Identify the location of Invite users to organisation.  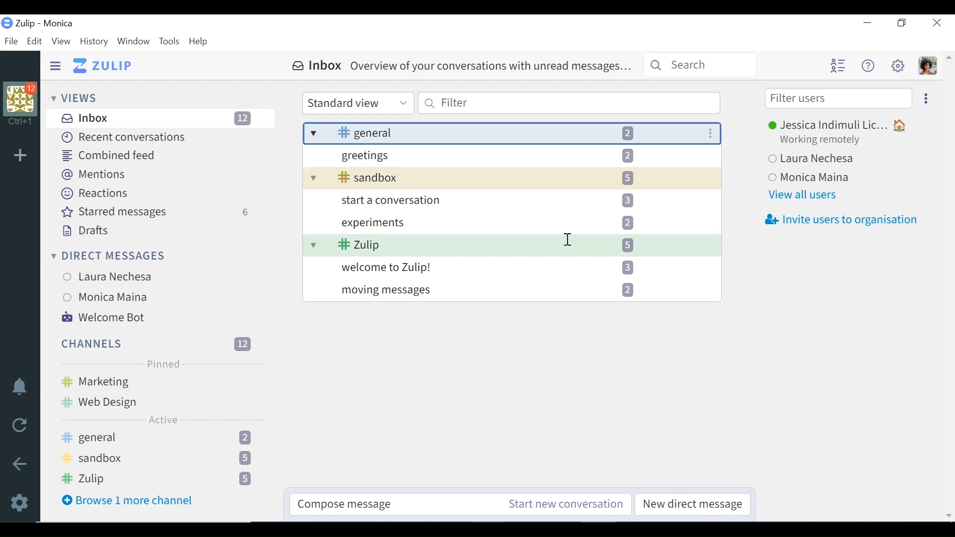
(845, 220).